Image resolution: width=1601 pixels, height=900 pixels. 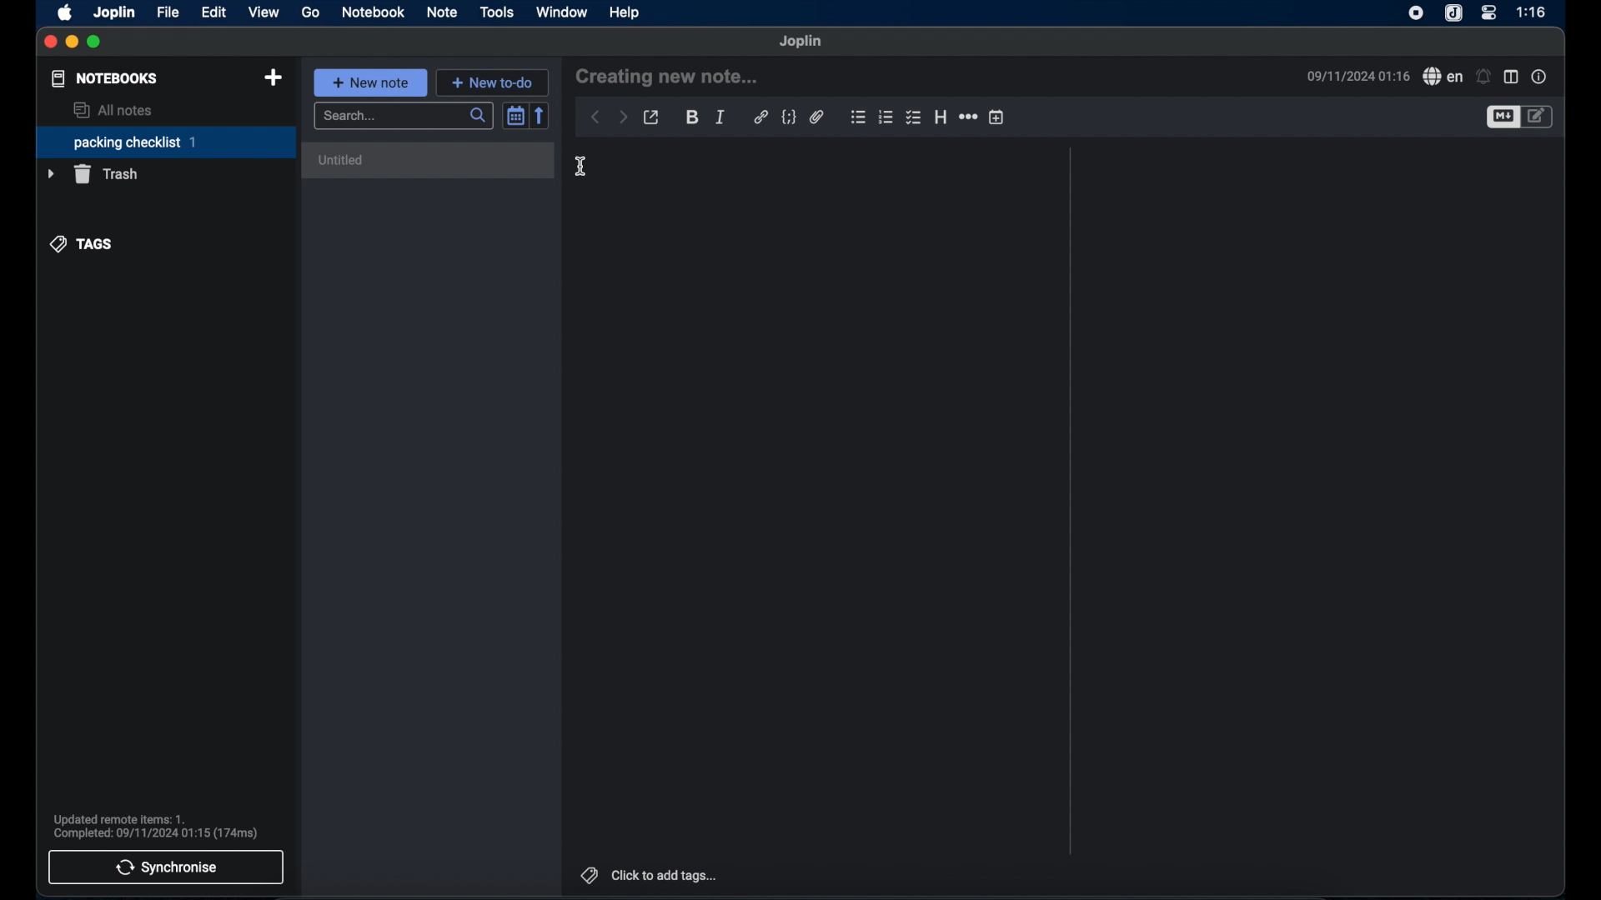 I want to click on creating new note..., so click(x=672, y=78).